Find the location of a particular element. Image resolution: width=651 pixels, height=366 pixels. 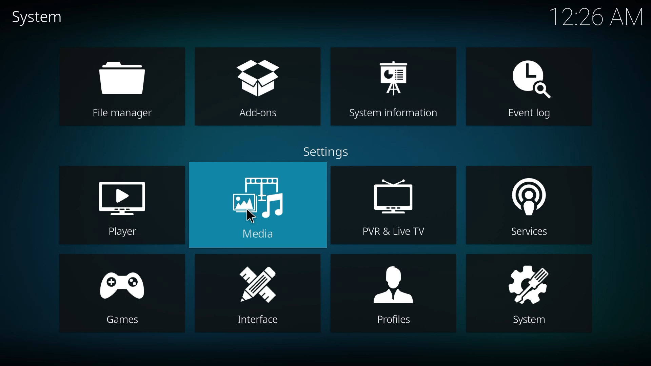

system is located at coordinates (41, 18).